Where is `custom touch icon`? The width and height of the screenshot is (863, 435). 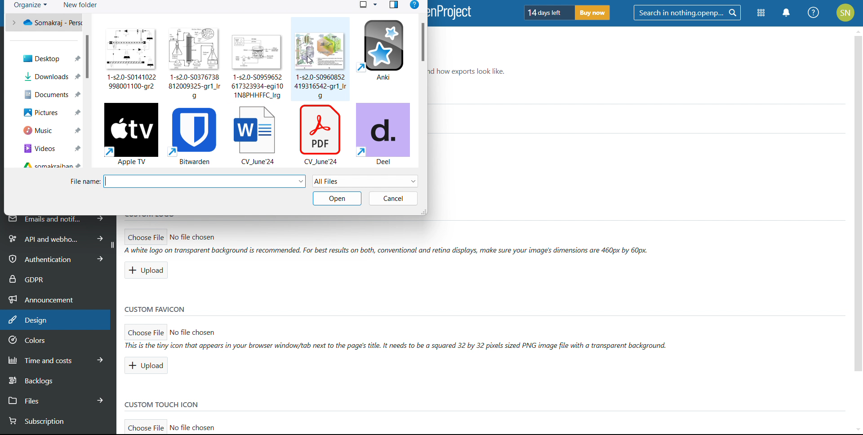 custom touch icon is located at coordinates (163, 405).